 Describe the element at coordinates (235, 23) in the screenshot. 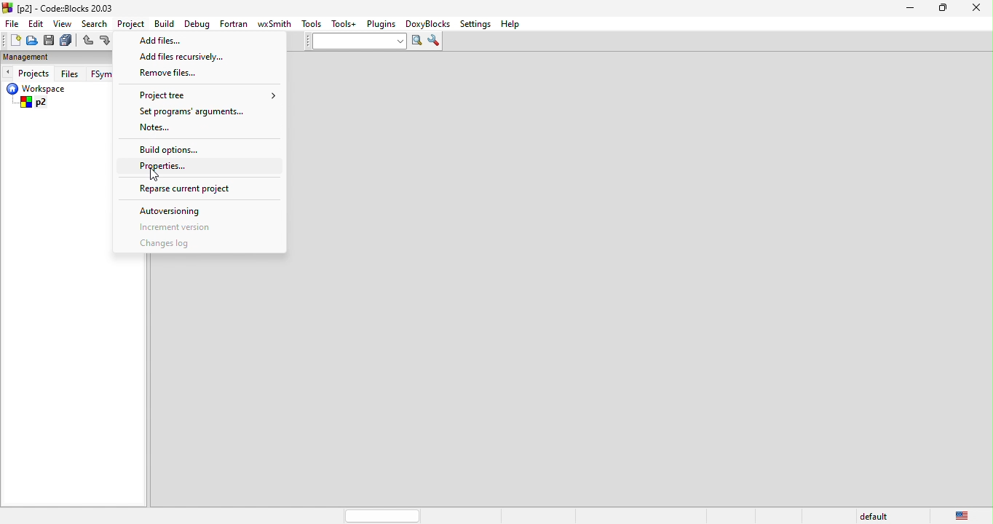

I see `fortran` at that location.